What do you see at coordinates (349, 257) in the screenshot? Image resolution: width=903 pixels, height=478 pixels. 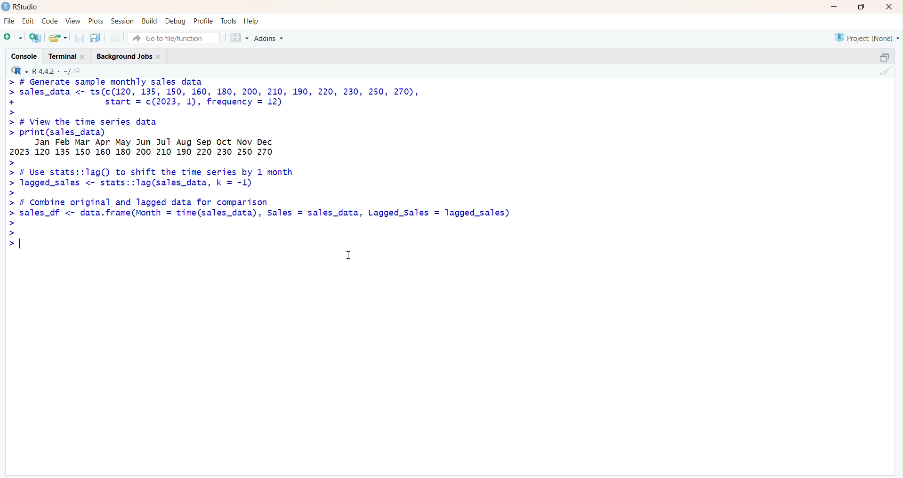 I see `cursor` at bounding box center [349, 257].